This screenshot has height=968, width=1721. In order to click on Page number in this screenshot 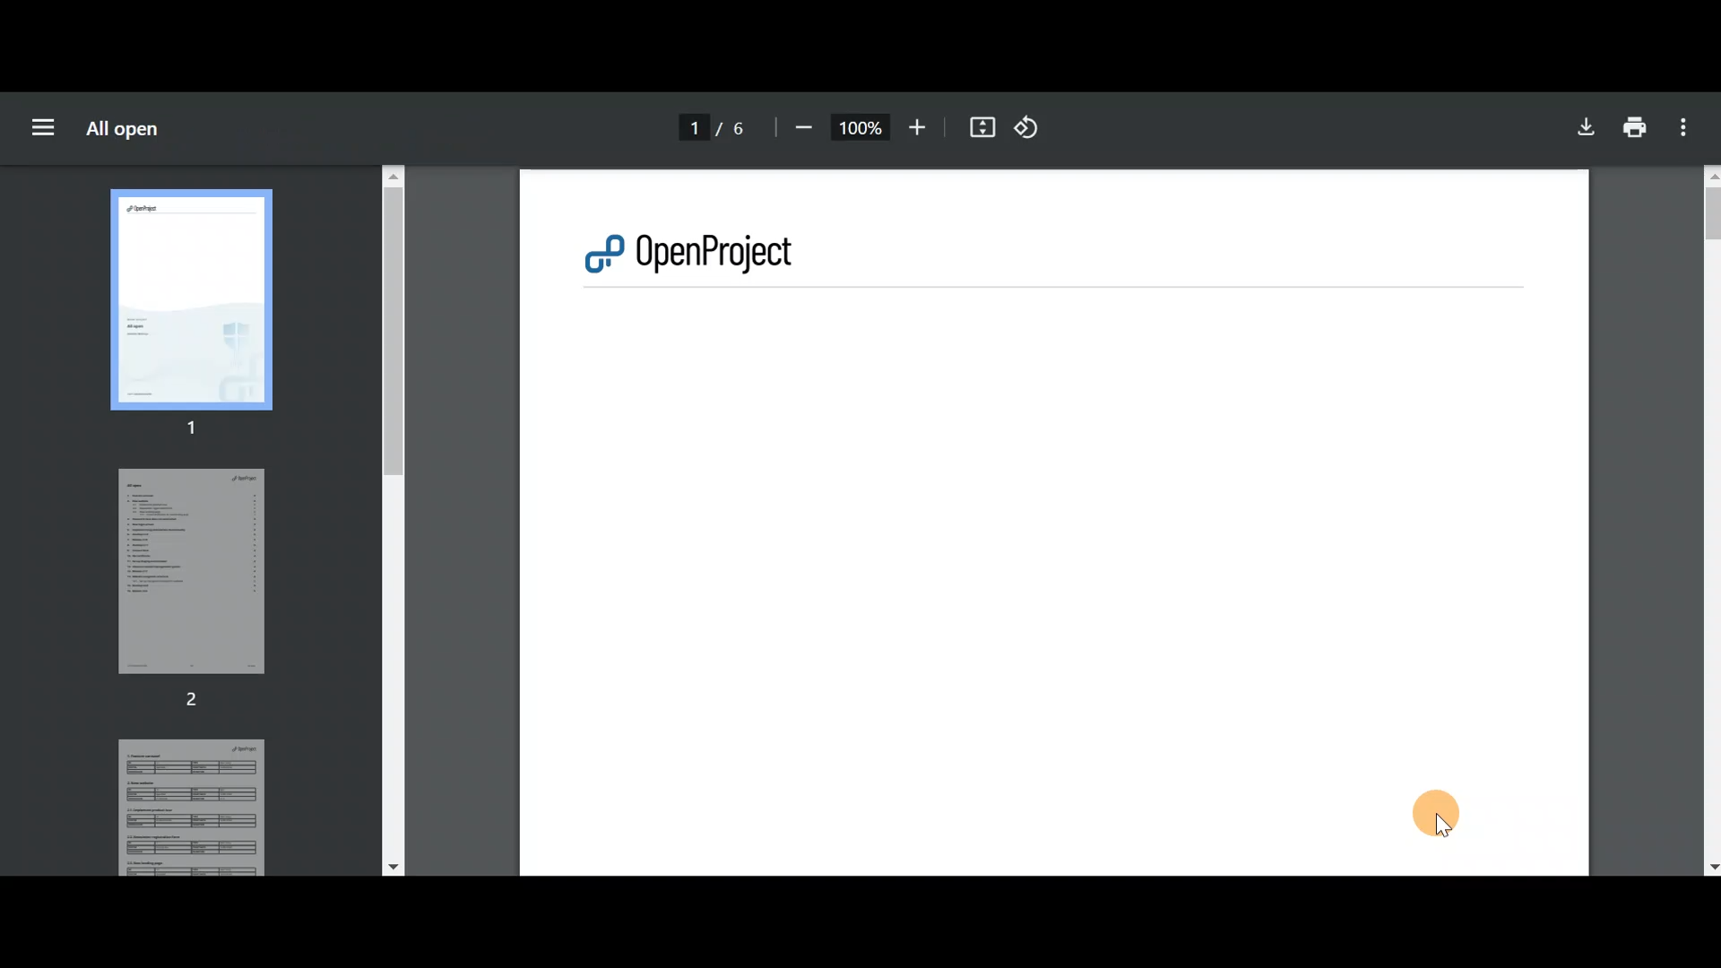, I will do `click(705, 123)`.